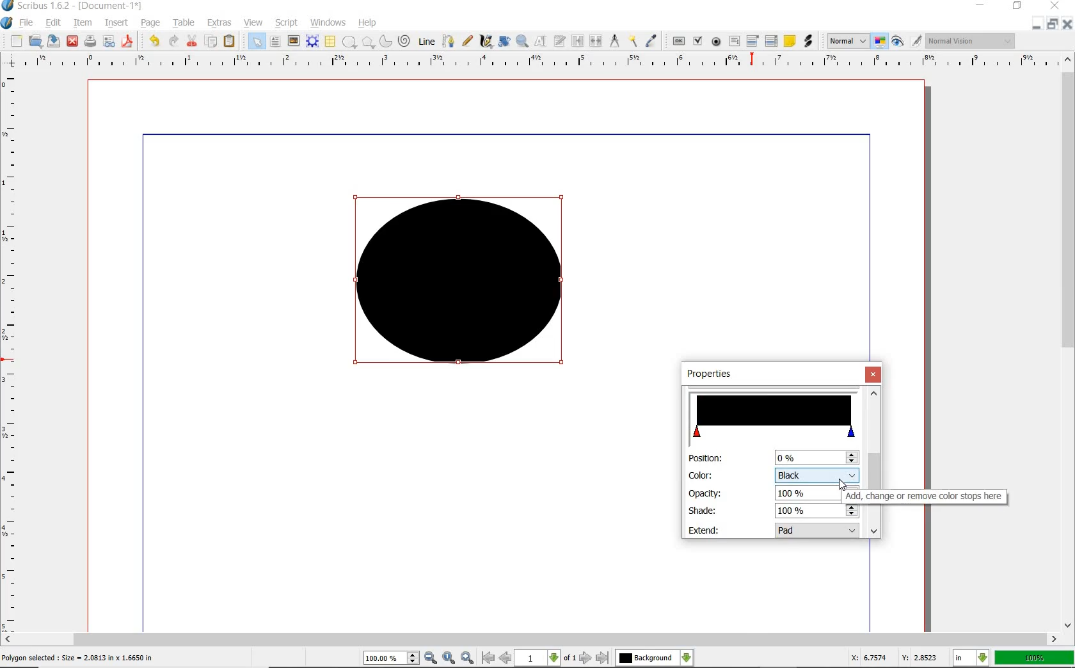 This screenshot has width=1075, height=668. Describe the element at coordinates (54, 41) in the screenshot. I see `SAVE` at that location.